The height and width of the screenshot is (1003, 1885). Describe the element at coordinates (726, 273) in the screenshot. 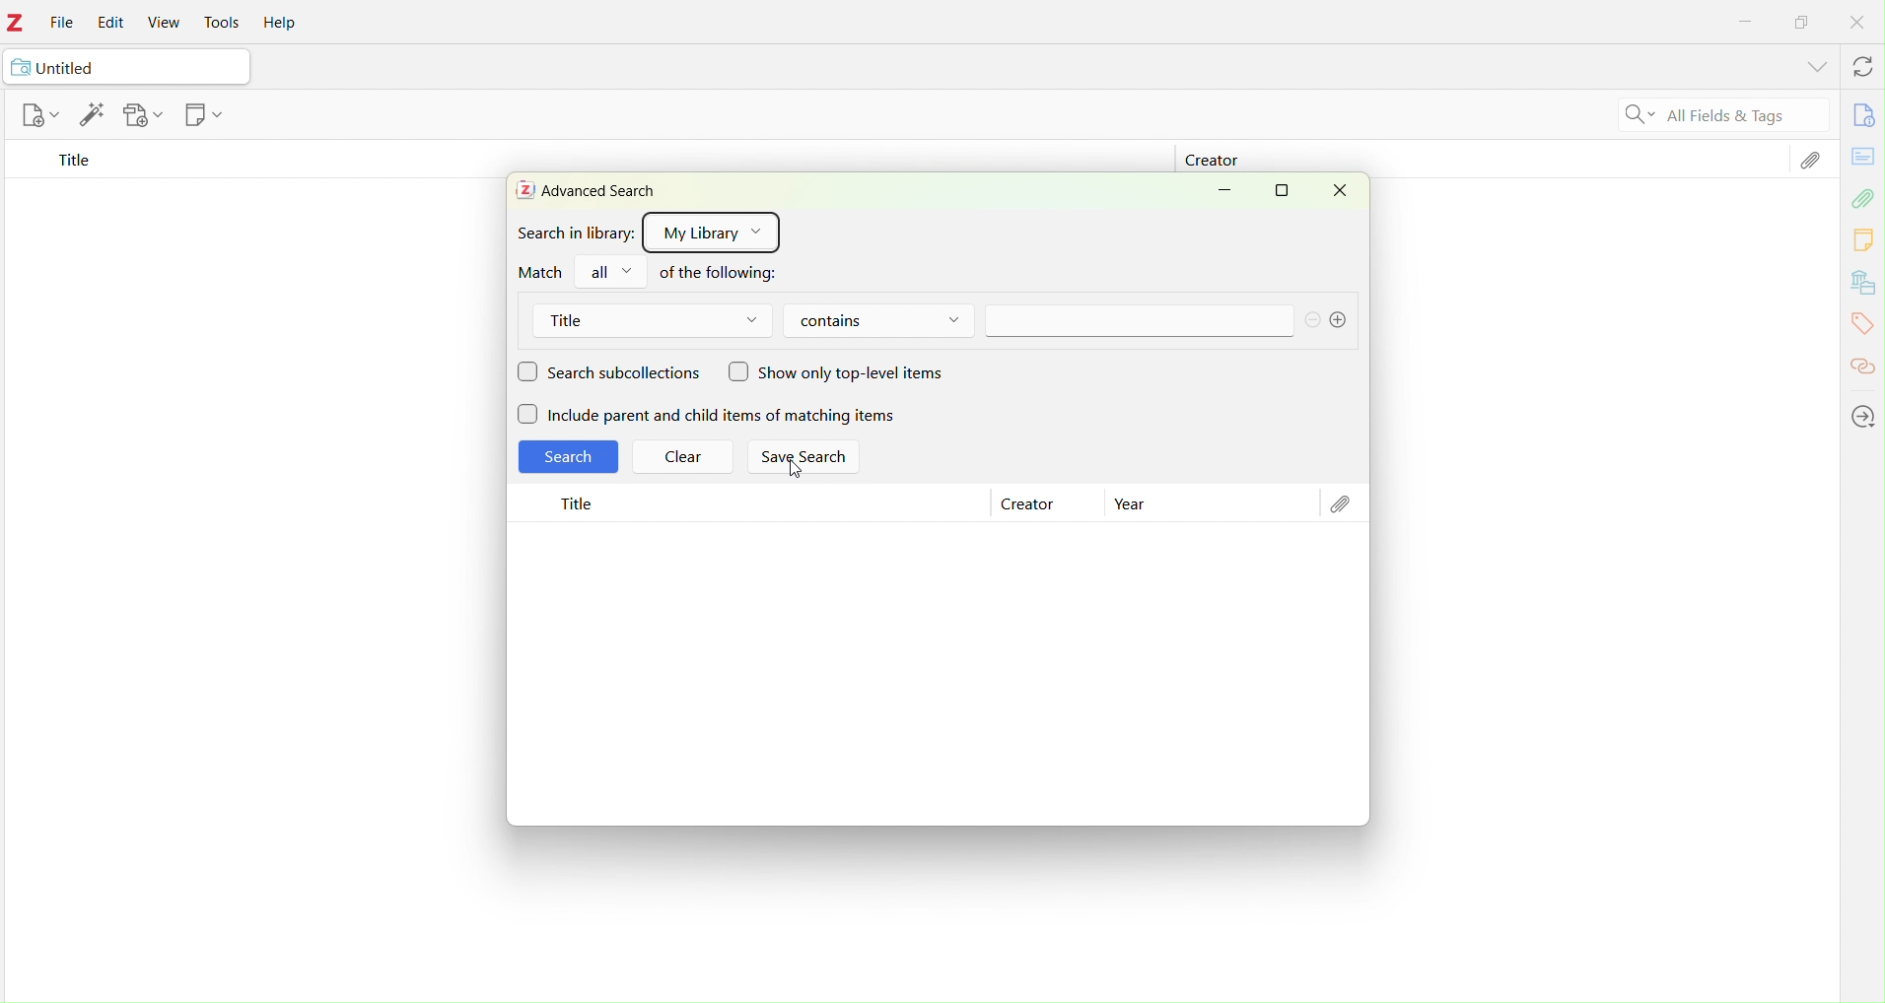

I see `Text` at that location.